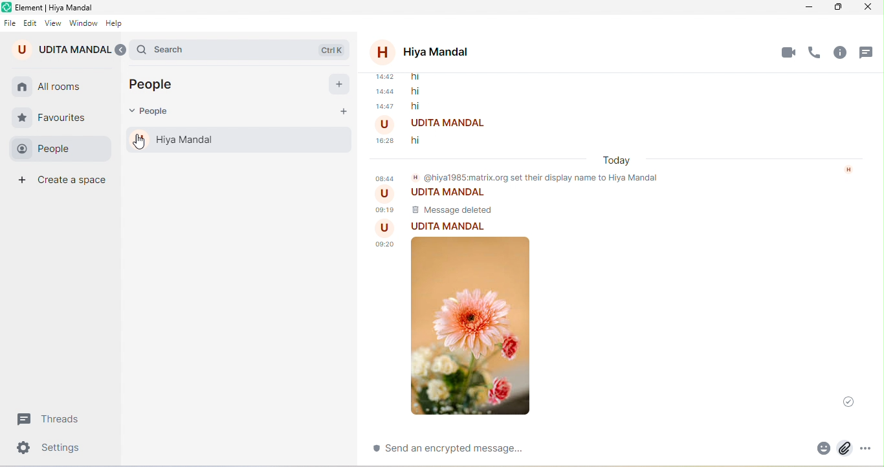 This screenshot has height=467, width=884. What do you see at coordinates (870, 54) in the screenshot?
I see `threads` at bounding box center [870, 54].